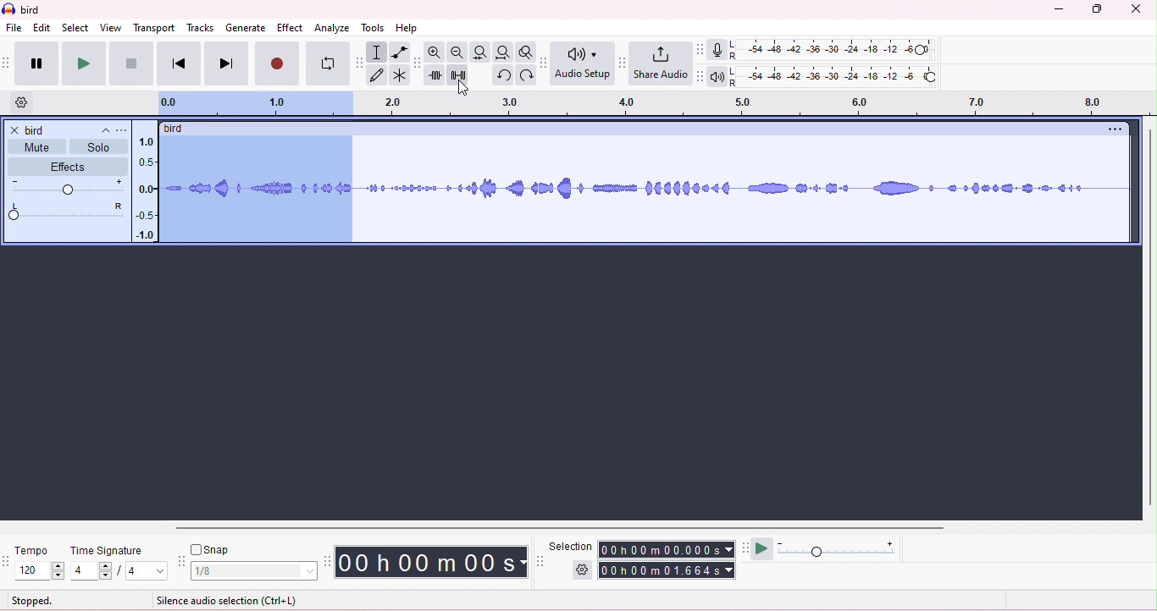  What do you see at coordinates (75, 28) in the screenshot?
I see `select` at bounding box center [75, 28].